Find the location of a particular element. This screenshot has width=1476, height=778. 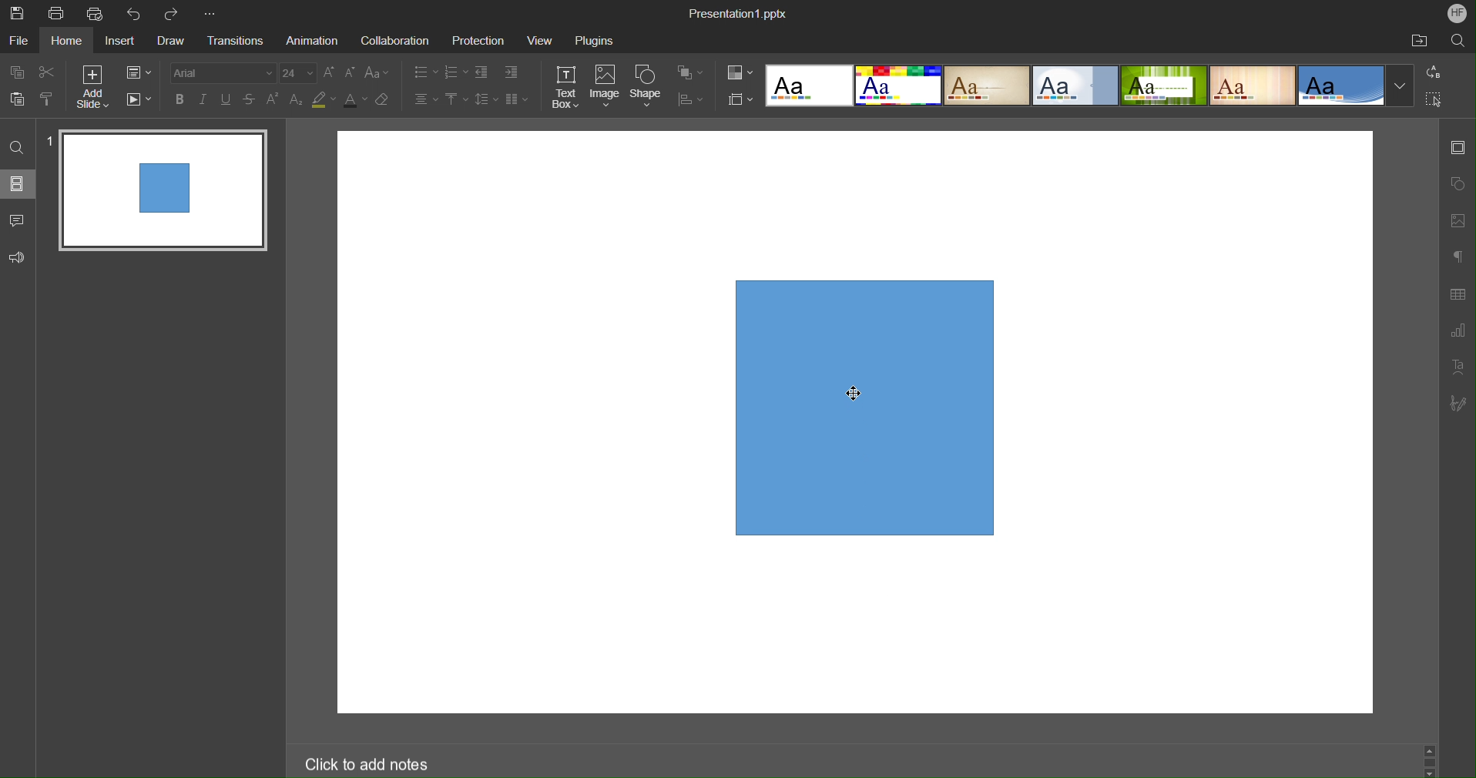

Animation is located at coordinates (310, 39).